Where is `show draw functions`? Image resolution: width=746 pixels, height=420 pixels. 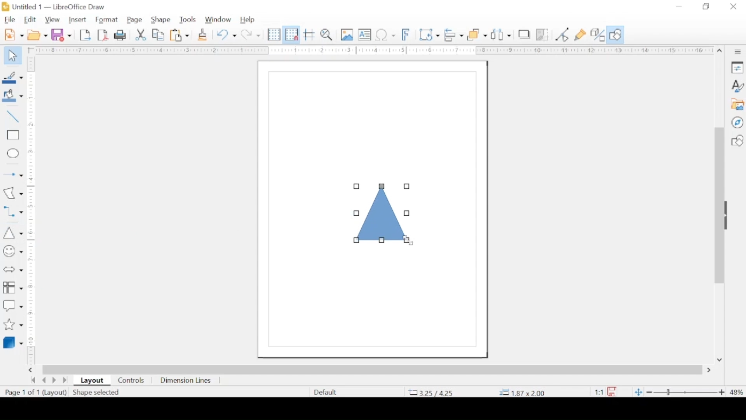 show draw functions is located at coordinates (616, 35).